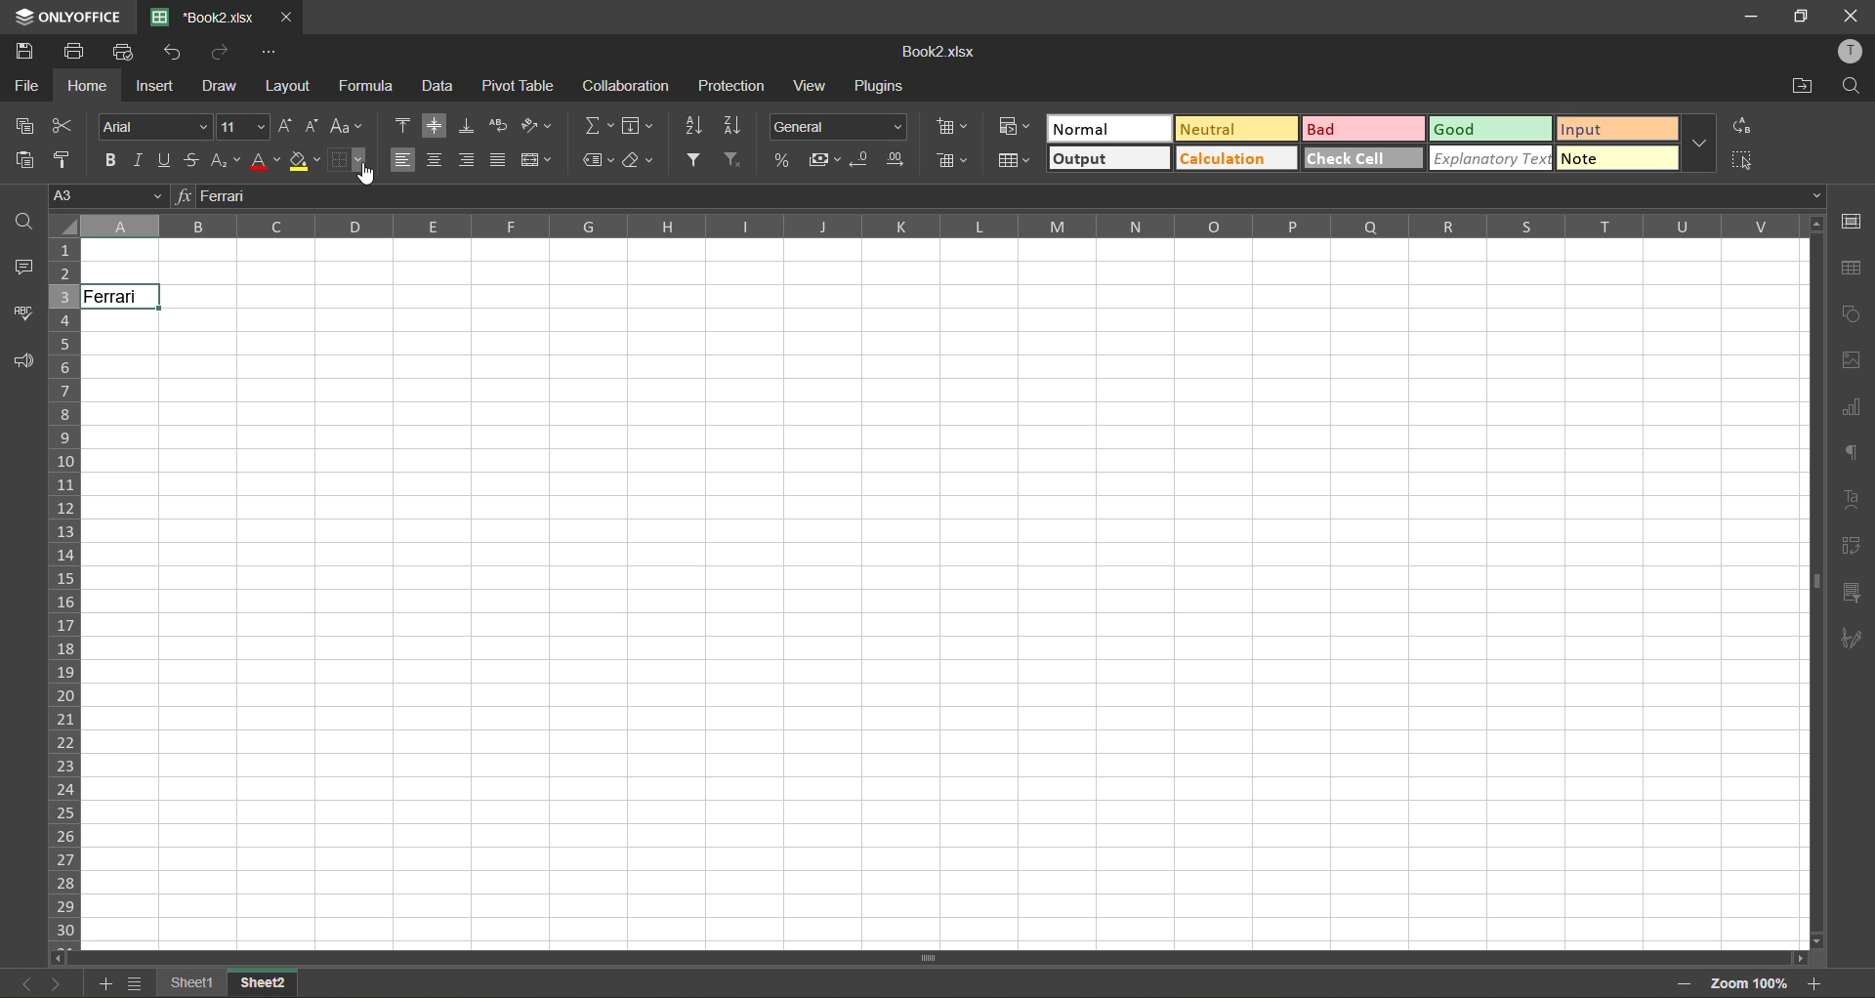 The width and height of the screenshot is (1875, 998). Describe the element at coordinates (153, 127) in the screenshot. I see `font style` at that location.